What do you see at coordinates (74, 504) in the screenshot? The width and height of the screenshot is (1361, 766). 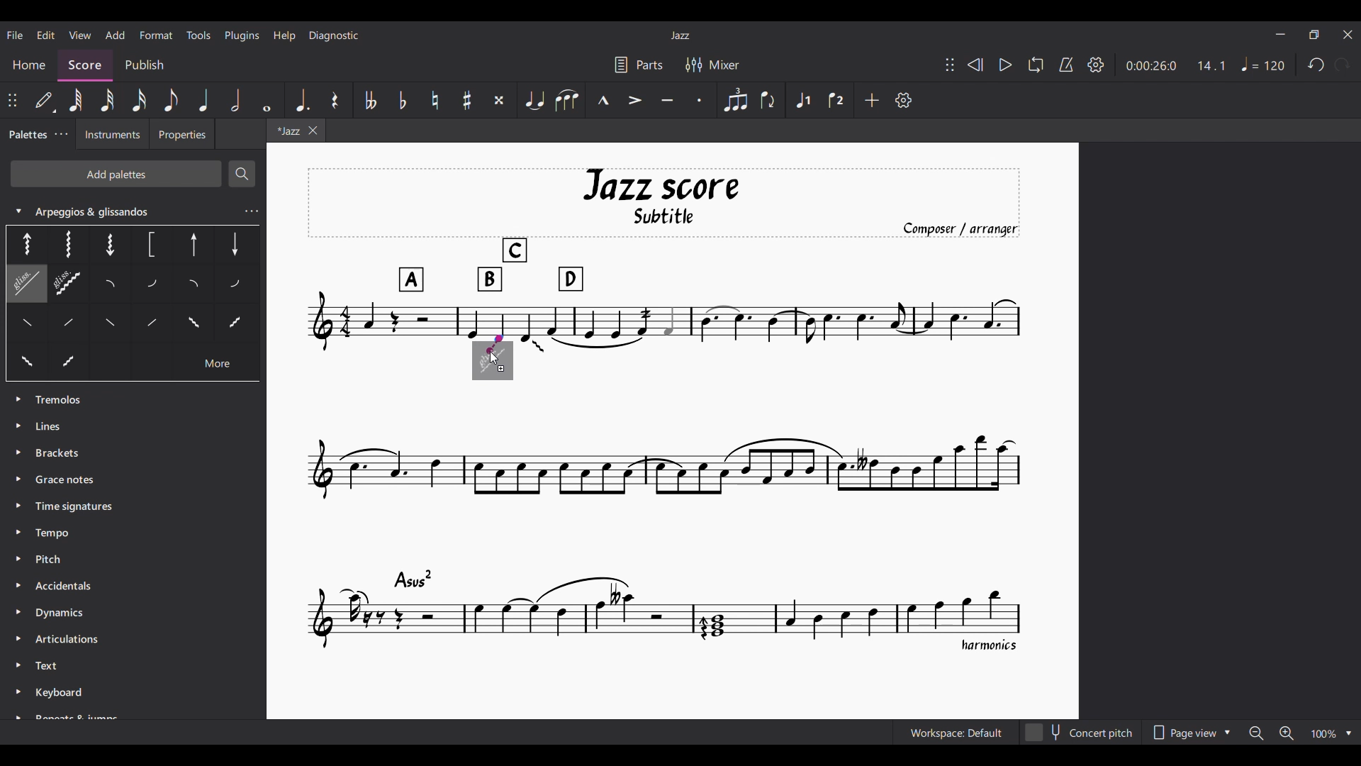 I see `Time signatures` at bounding box center [74, 504].